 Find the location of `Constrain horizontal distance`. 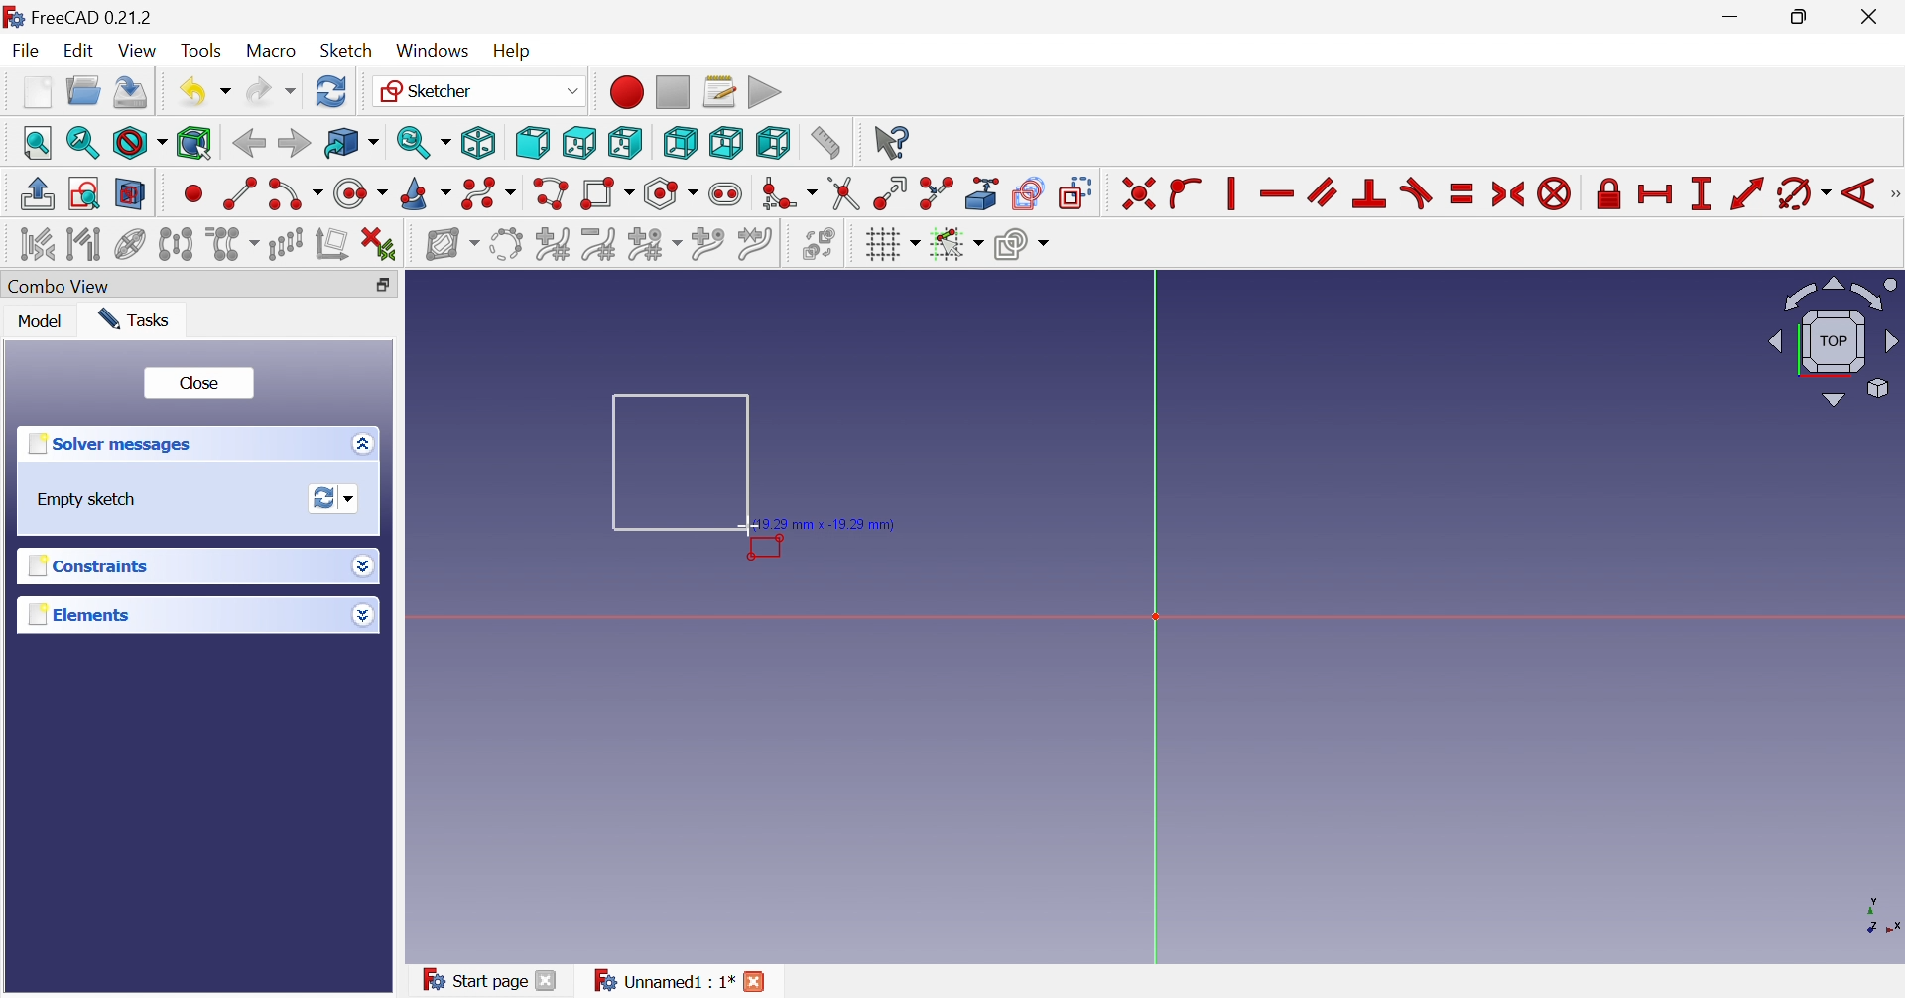

Constrain horizontal distance is located at coordinates (1656, 194).